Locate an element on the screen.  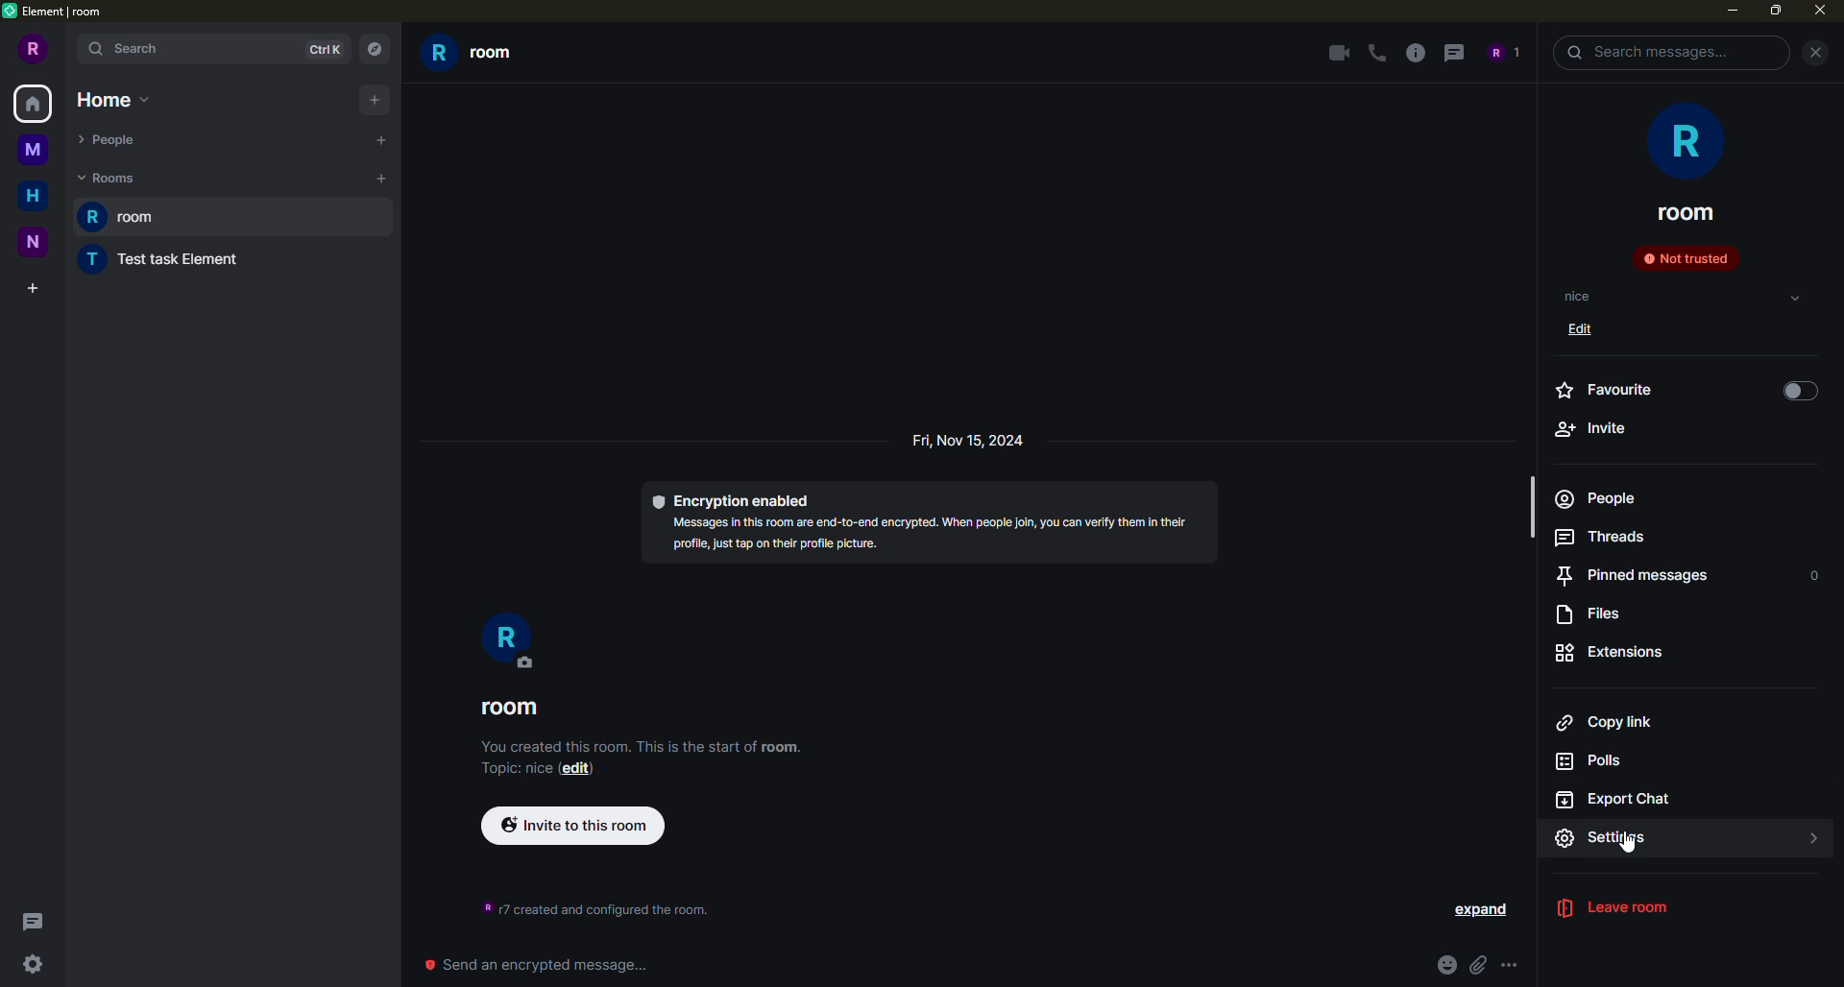
export chat is located at coordinates (1618, 801).